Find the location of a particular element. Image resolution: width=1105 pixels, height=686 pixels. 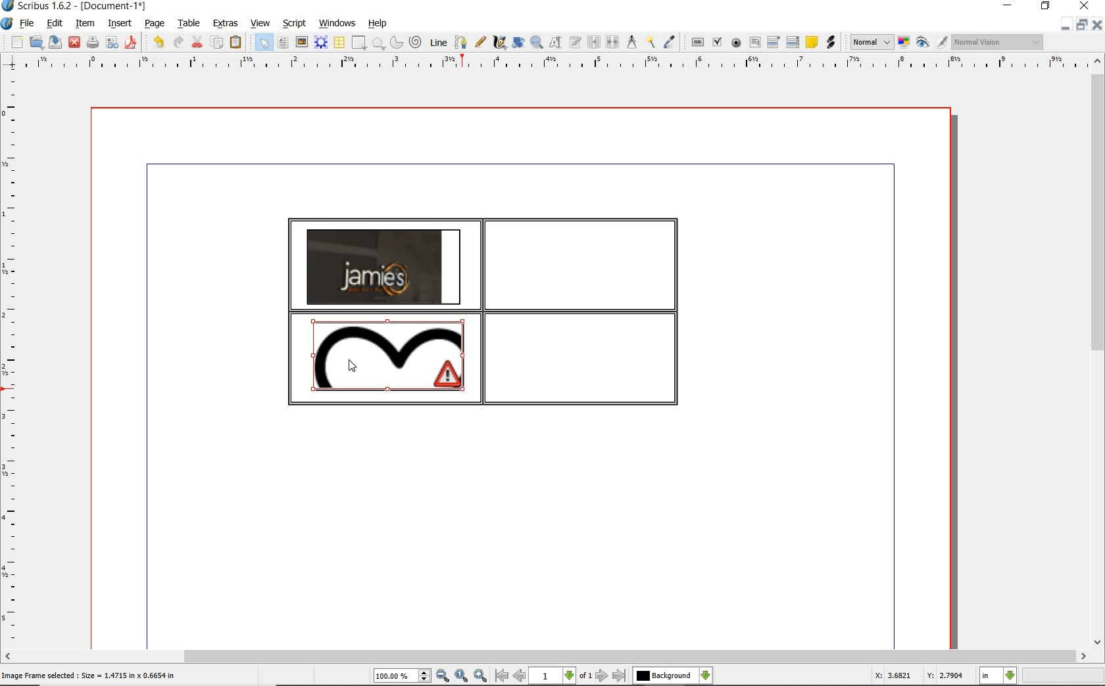

unlink text frames is located at coordinates (614, 42).